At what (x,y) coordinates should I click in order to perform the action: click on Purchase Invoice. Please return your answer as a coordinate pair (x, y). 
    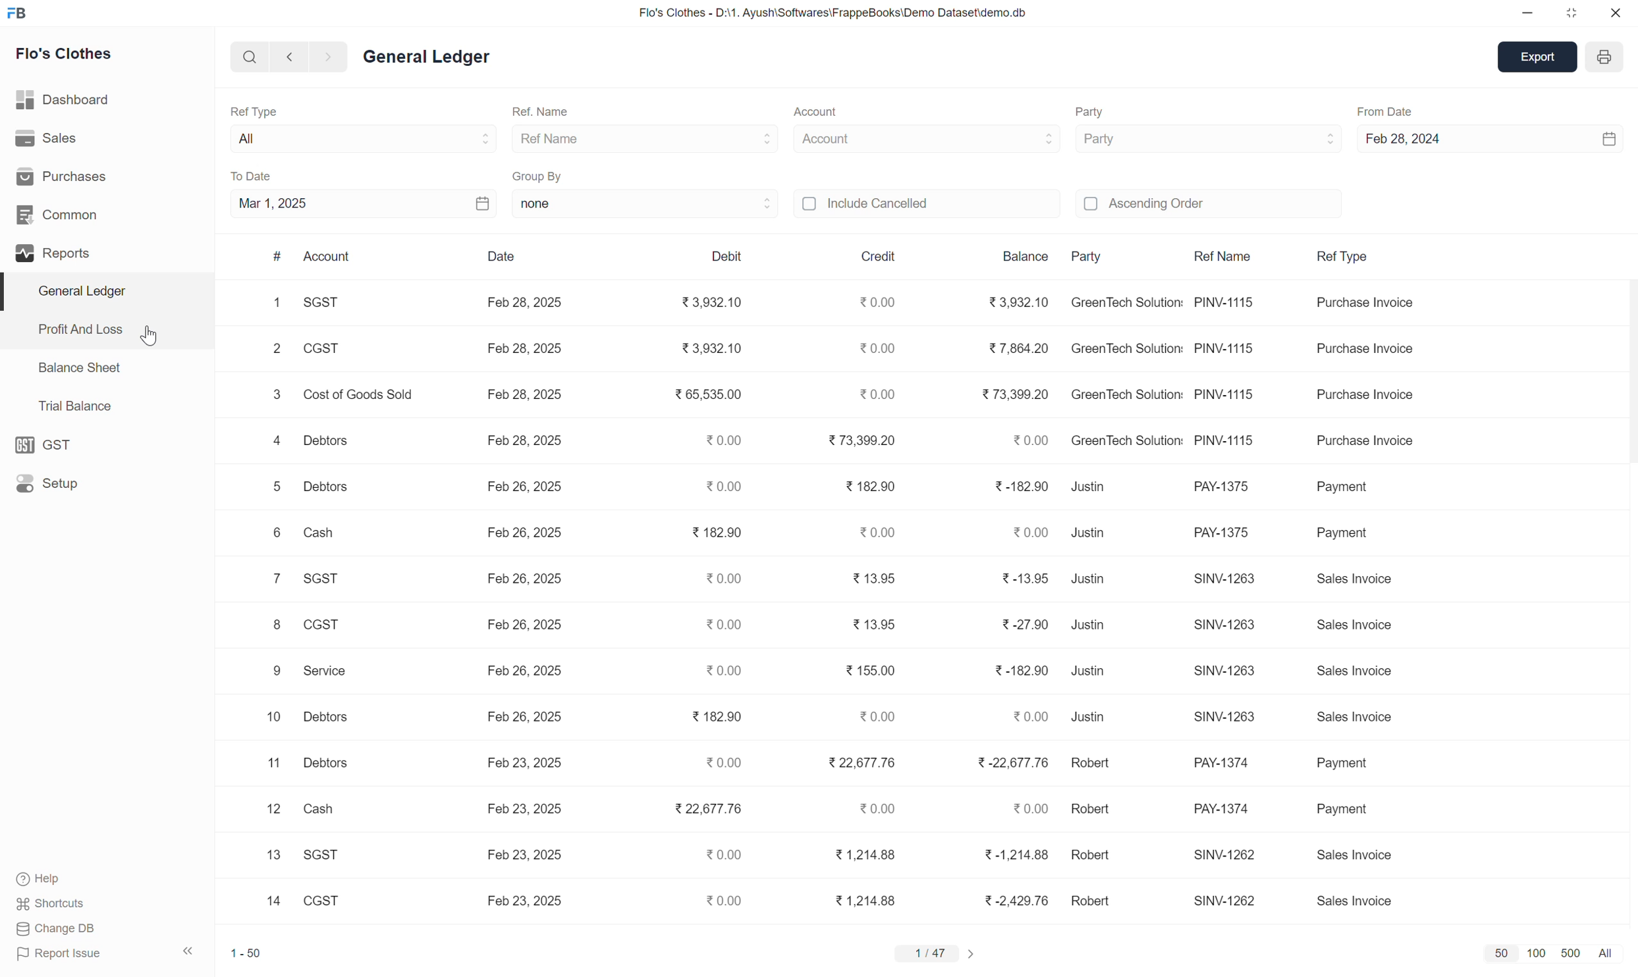
    Looking at the image, I should click on (1366, 395).